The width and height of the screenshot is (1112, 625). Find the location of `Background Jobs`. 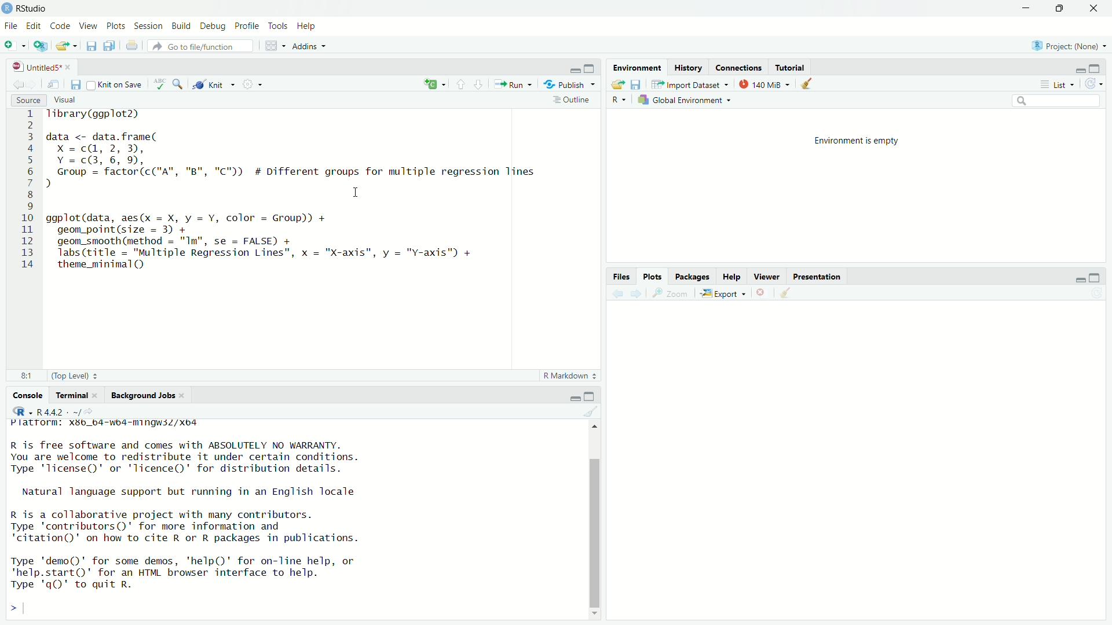

Background Jobs is located at coordinates (141, 395).